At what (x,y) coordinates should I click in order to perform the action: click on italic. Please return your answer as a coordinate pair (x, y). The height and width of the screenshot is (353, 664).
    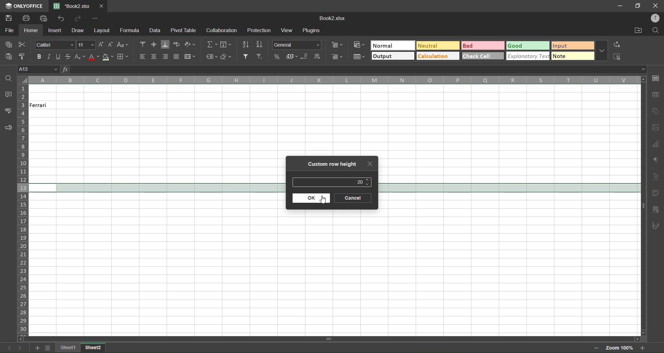
    Looking at the image, I should click on (49, 57).